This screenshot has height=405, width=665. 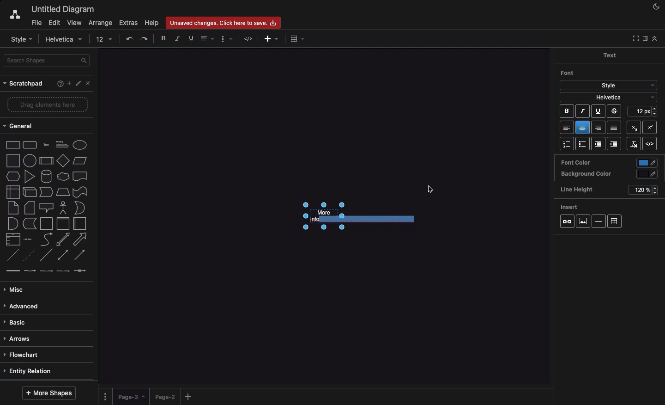 What do you see at coordinates (600, 221) in the screenshot?
I see `Horizontal` at bounding box center [600, 221].